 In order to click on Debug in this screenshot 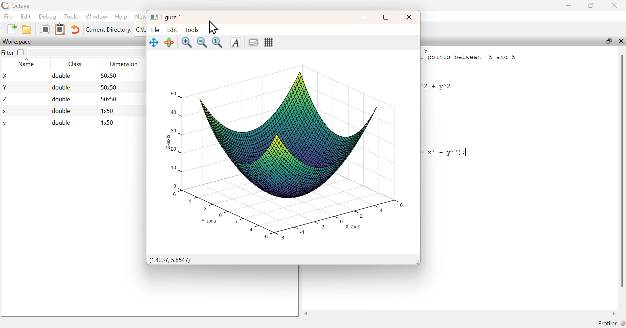, I will do `click(48, 16)`.